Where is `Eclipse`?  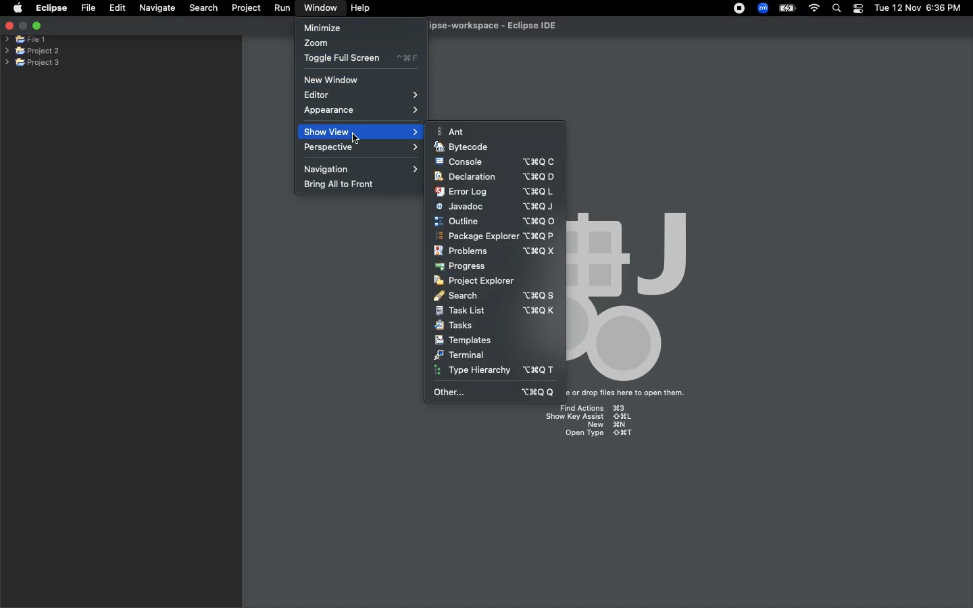 Eclipse is located at coordinates (51, 8).